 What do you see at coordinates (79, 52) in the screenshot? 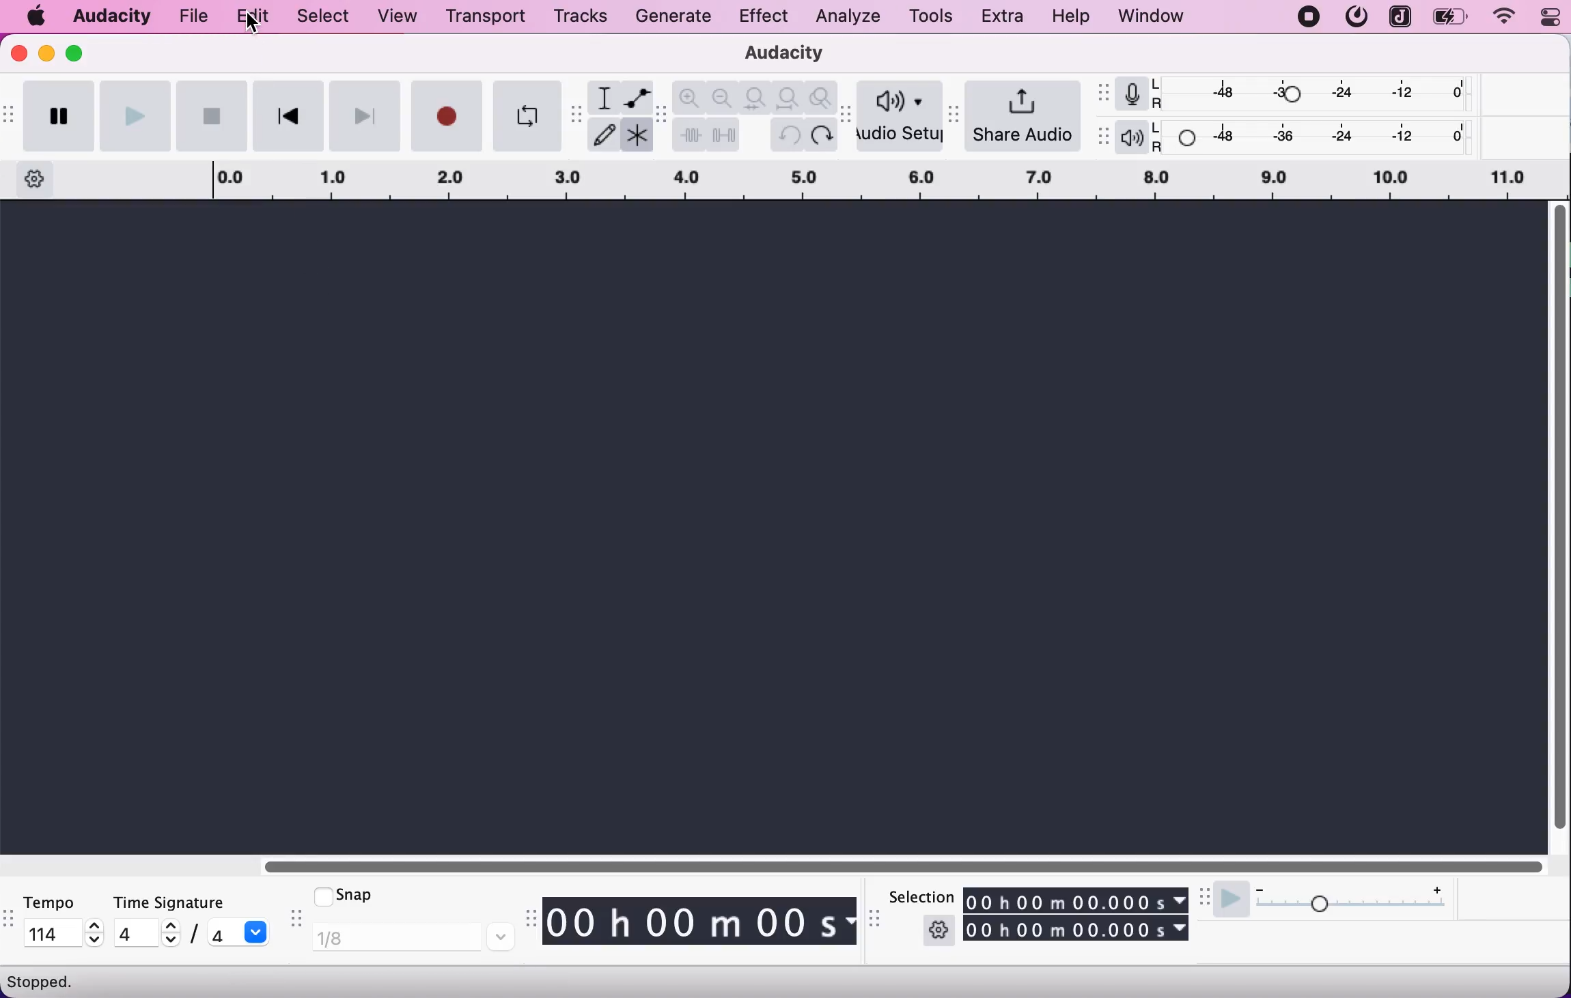
I see `maximize` at bounding box center [79, 52].